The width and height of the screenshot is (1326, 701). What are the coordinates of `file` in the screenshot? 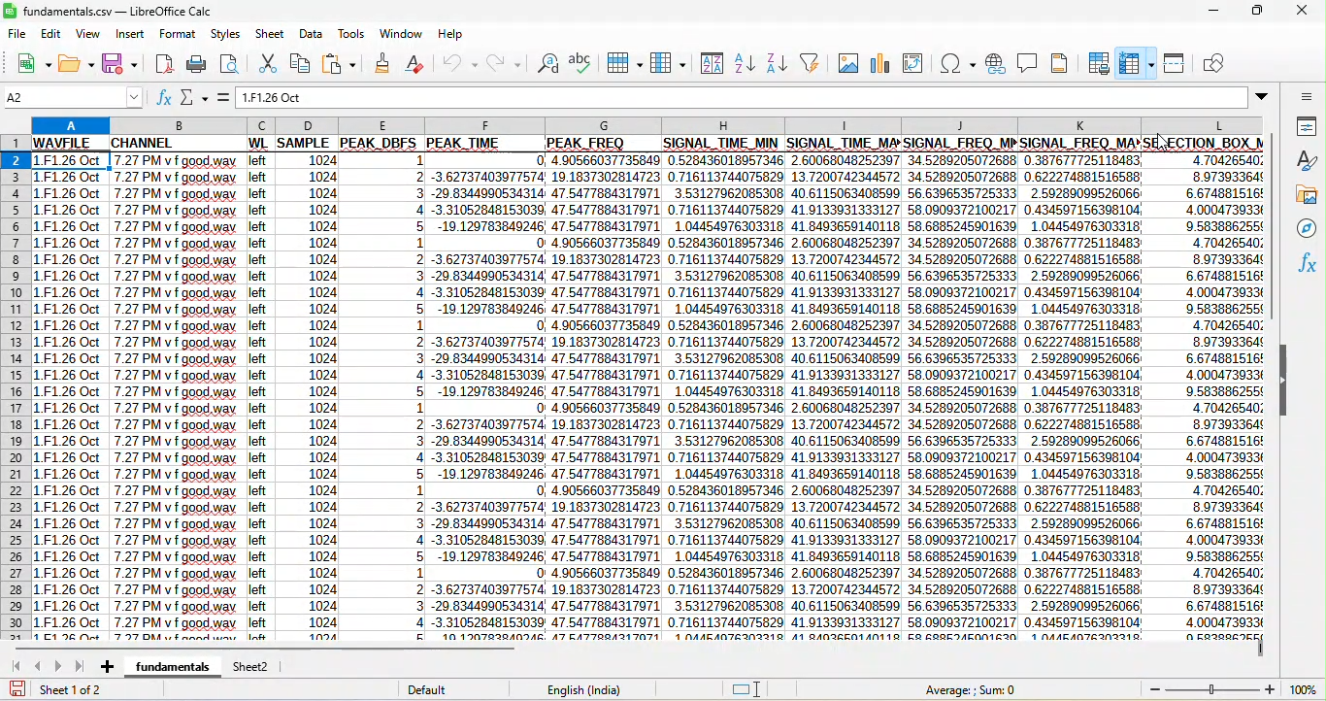 It's located at (17, 35).